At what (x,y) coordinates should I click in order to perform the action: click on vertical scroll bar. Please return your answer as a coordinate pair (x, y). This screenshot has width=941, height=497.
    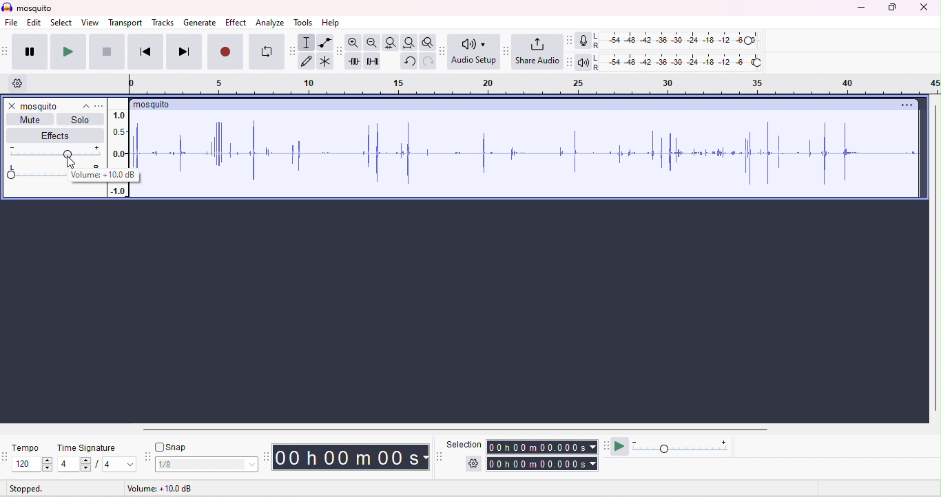
    Looking at the image, I should click on (935, 260).